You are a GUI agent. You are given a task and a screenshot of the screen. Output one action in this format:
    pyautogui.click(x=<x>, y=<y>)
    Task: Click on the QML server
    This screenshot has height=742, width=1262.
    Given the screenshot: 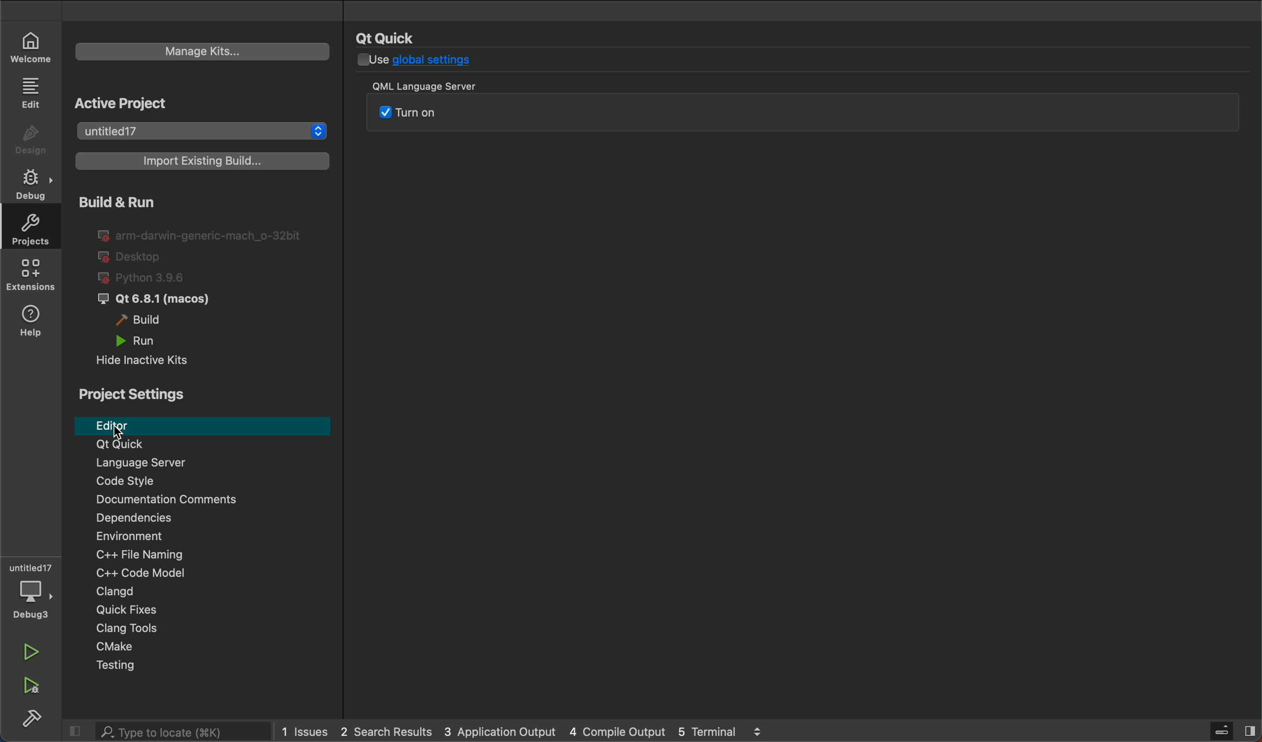 What is the action you would take?
    pyautogui.click(x=462, y=111)
    